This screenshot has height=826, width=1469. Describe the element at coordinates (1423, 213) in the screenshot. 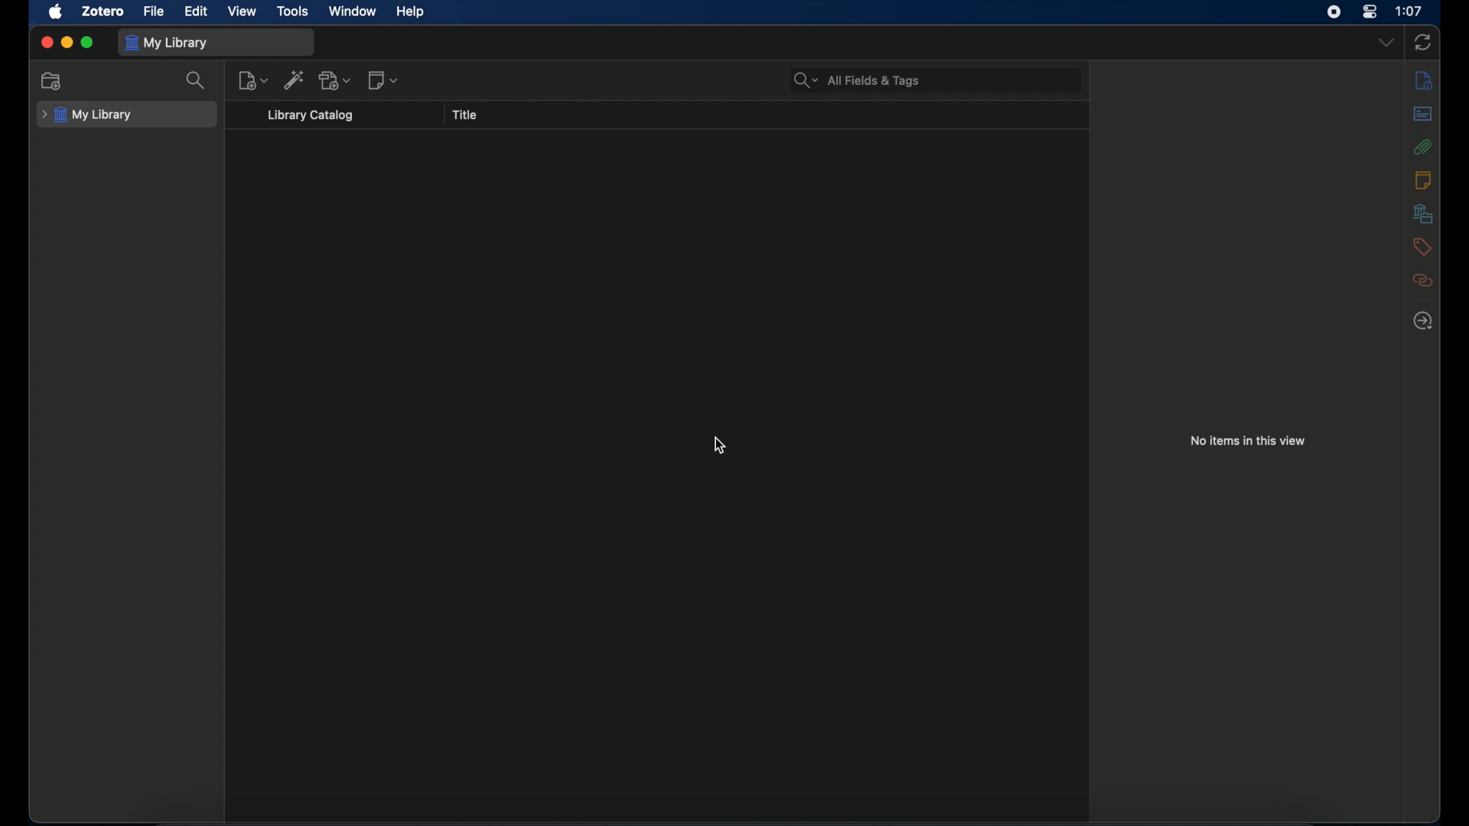

I see `libraries` at that location.